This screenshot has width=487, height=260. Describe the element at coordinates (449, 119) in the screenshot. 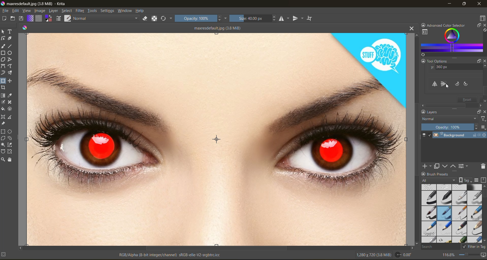

I see `normal` at that location.